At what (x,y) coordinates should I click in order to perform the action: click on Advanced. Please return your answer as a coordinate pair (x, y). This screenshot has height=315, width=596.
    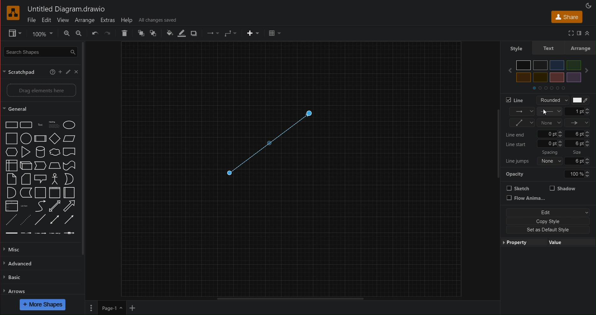
    Looking at the image, I should click on (20, 263).